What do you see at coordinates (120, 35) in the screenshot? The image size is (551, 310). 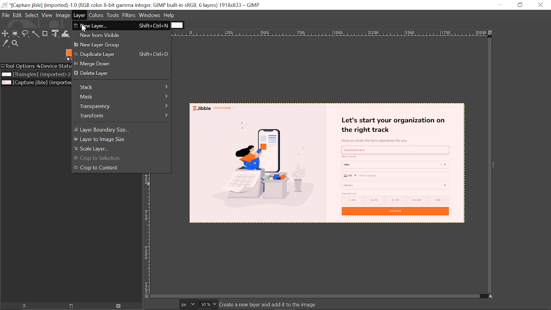 I see `New layer from visible` at bounding box center [120, 35].